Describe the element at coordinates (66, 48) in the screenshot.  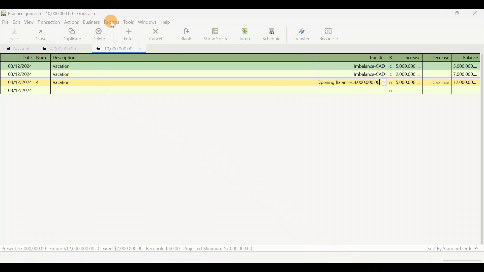
I see `4,000,000.00` at that location.